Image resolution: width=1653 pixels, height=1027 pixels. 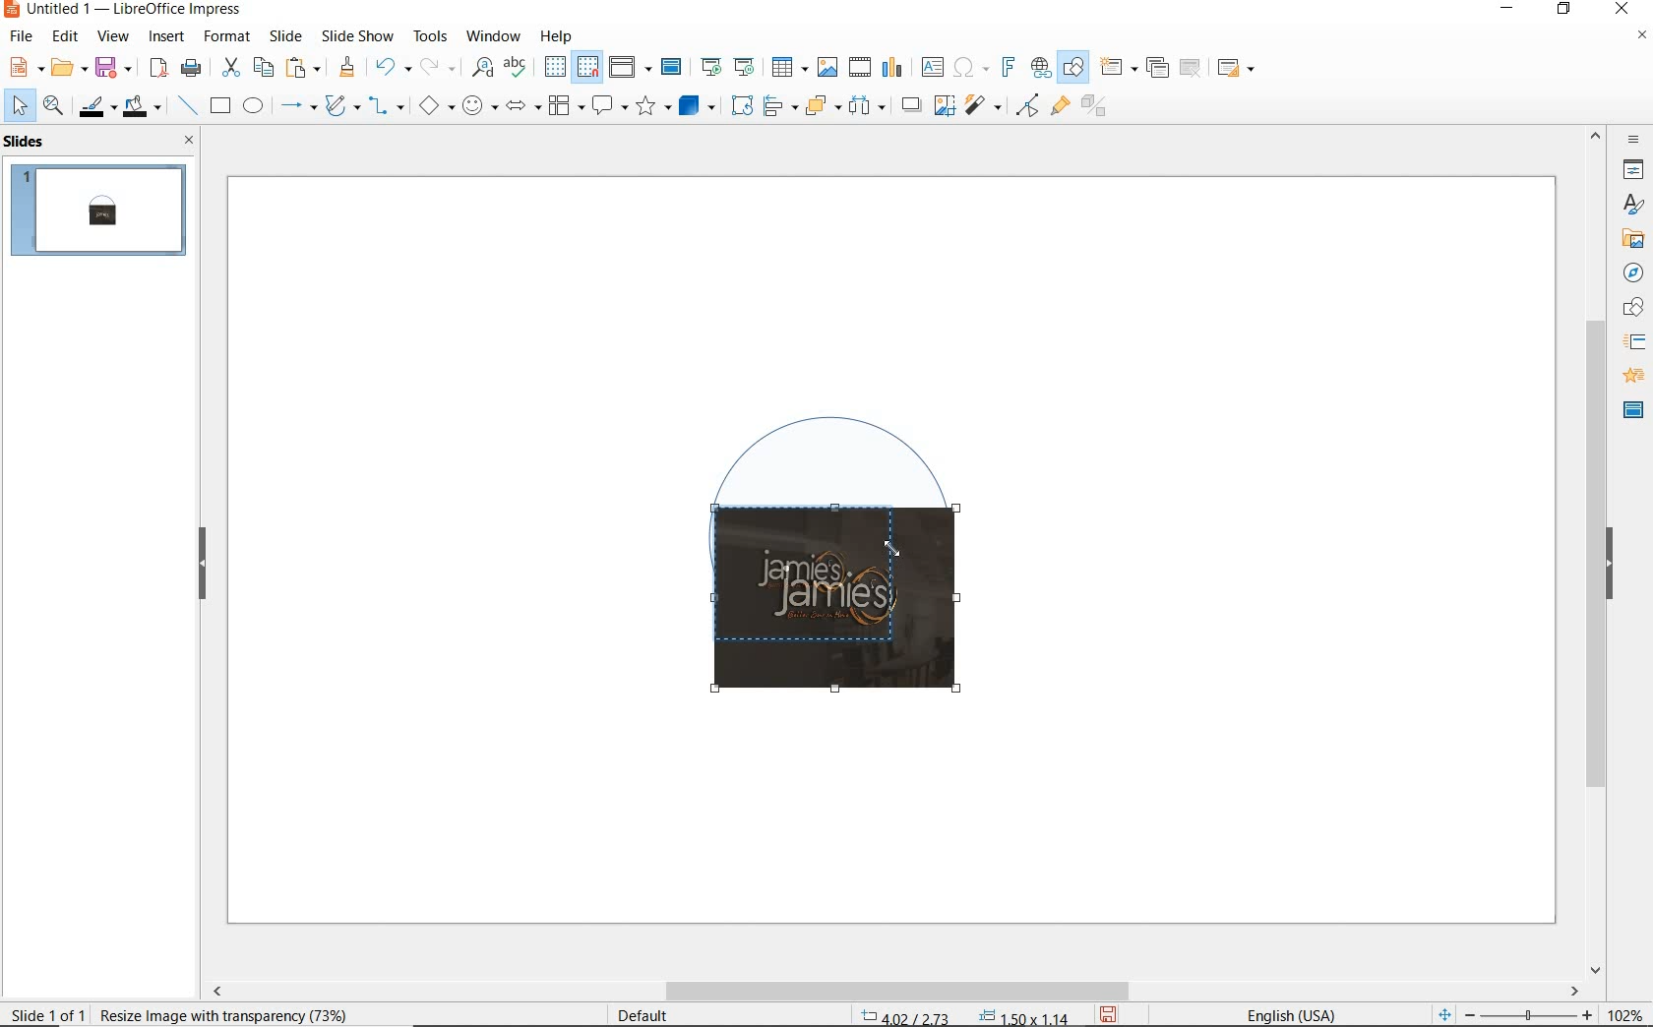 What do you see at coordinates (826, 67) in the screenshot?
I see `insert image` at bounding box center [826, 67].